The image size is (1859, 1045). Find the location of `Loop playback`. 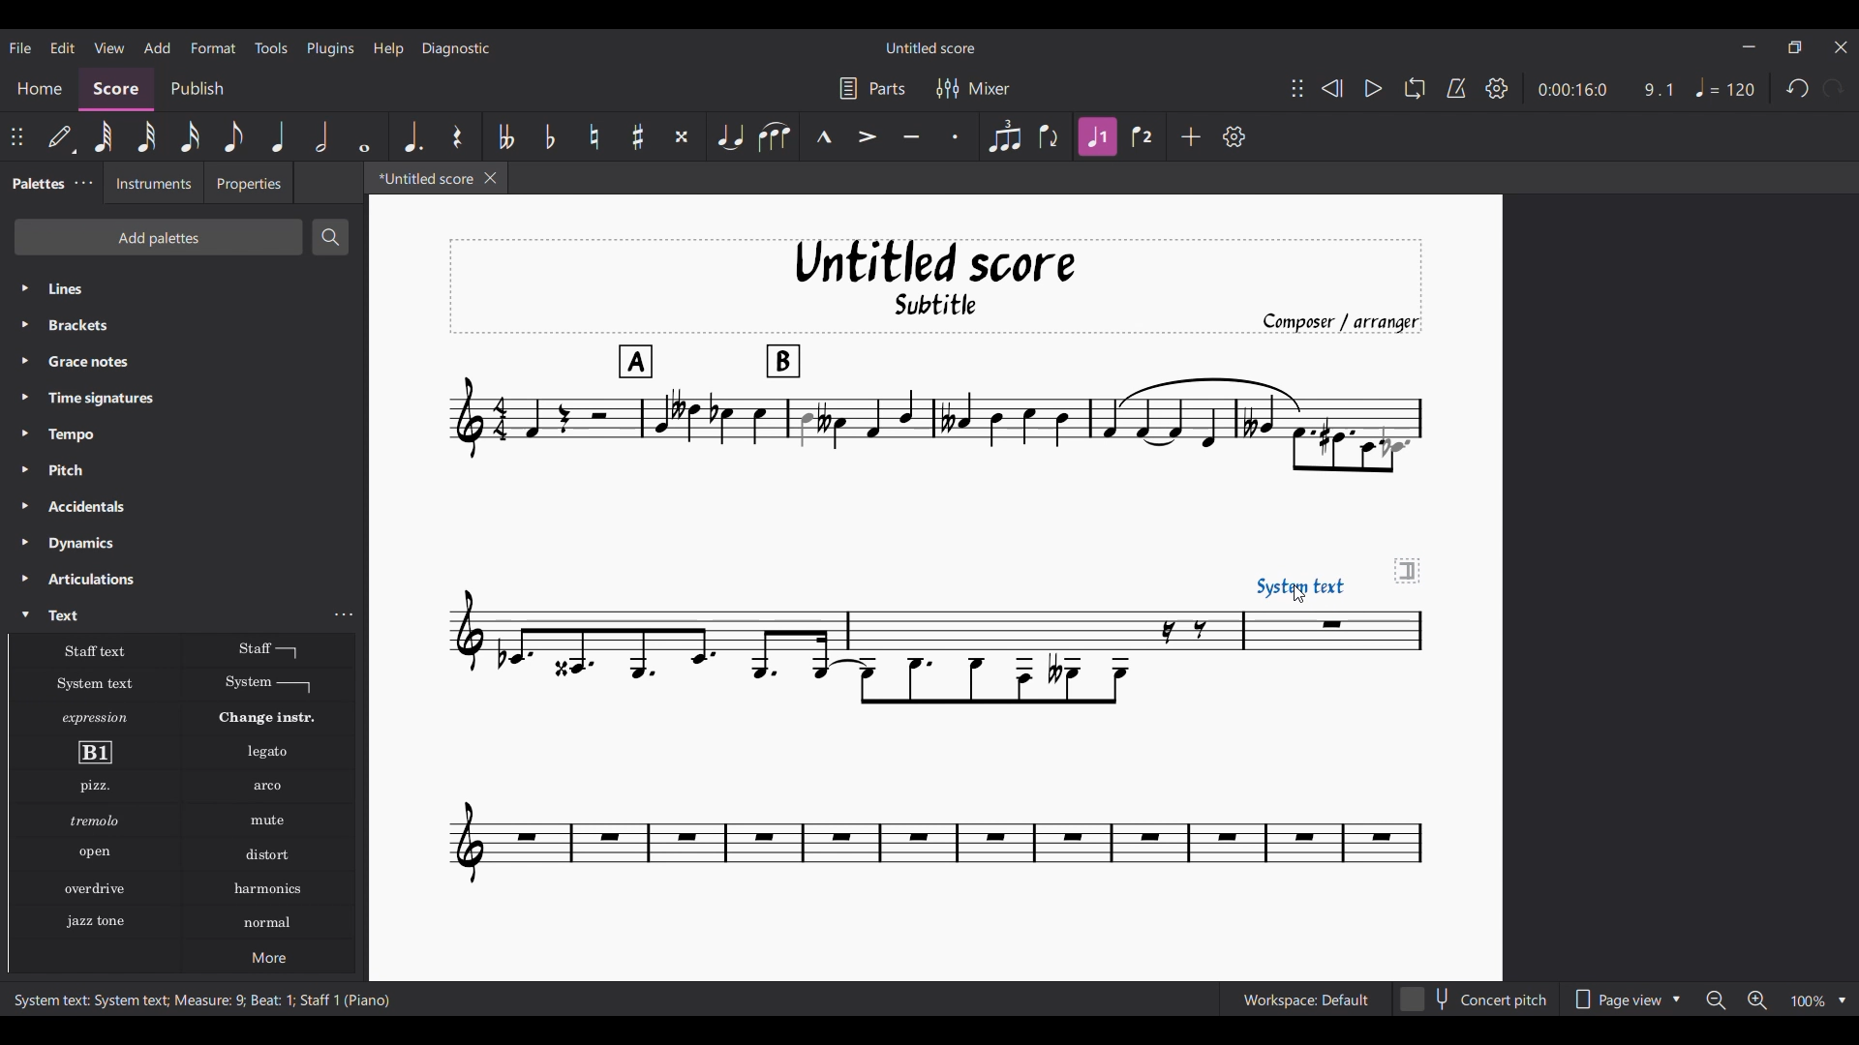

Loop playback is located at coordinates (1415, 88).